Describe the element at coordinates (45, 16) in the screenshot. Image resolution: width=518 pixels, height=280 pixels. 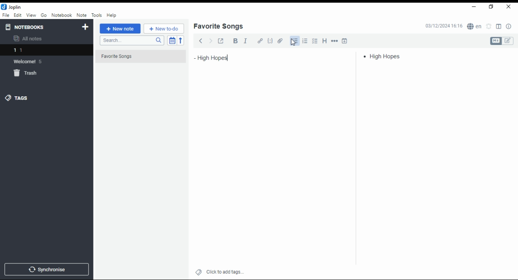
I see `go` at that location.